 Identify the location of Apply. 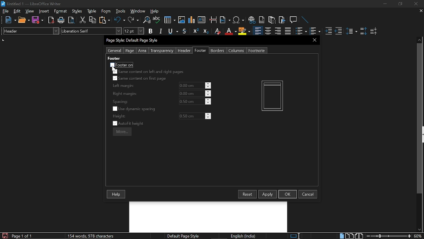
(268, 194).